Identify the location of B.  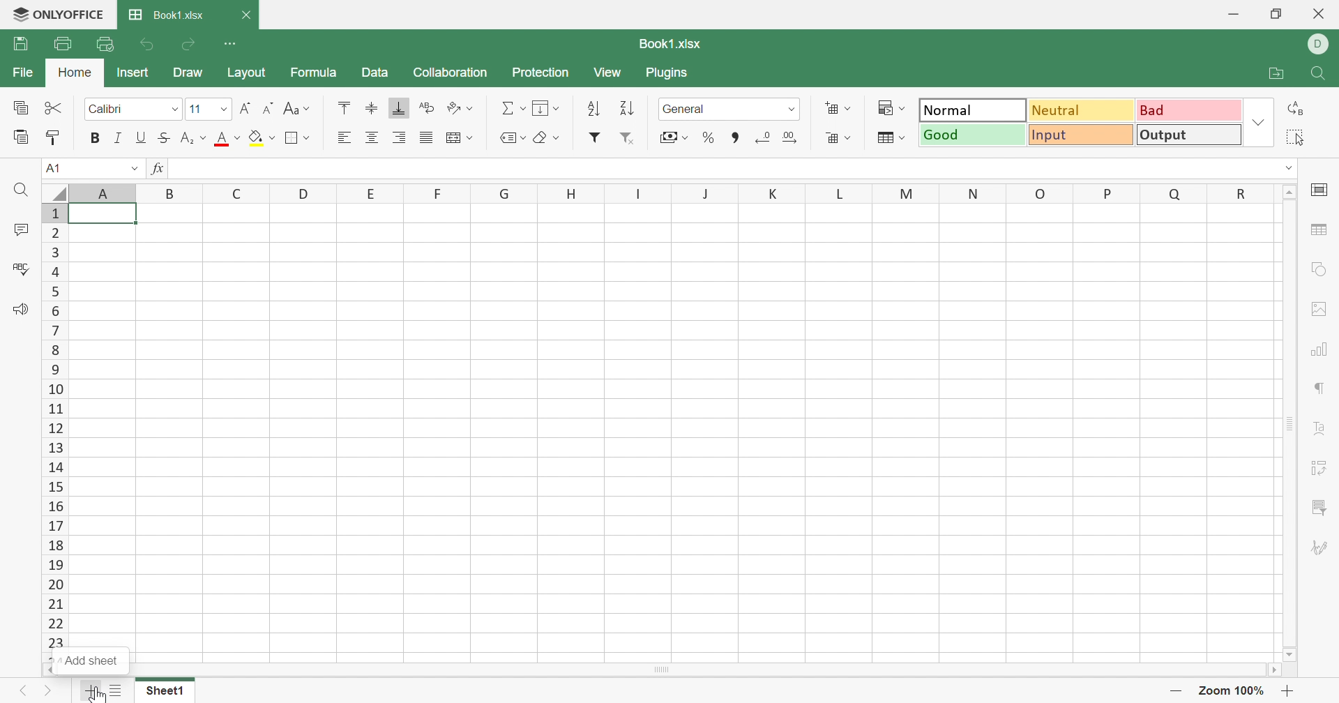
(167, 192).